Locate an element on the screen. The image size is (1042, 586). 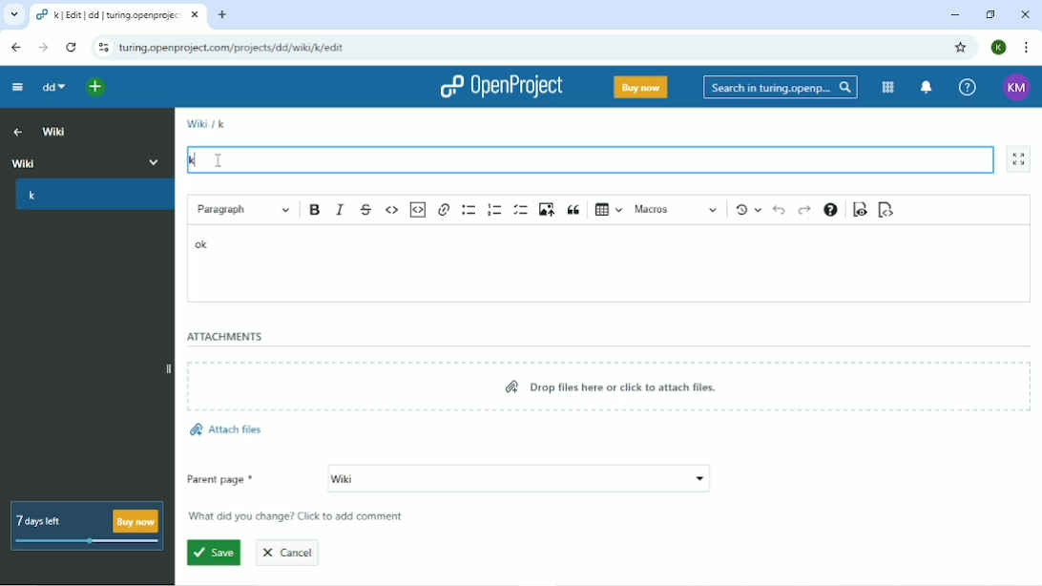
View site information is located at coordinates (101, 48).